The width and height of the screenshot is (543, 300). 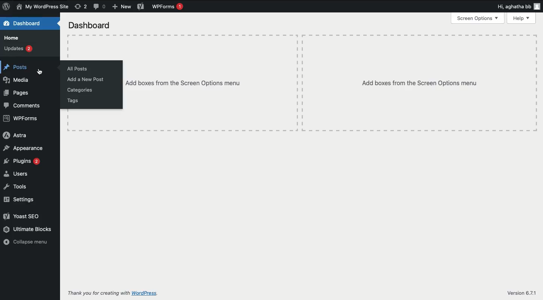 What do you see at coordinates (74, 100) in the screenshot?
I see `Tags` at bounding box center [74, 100].